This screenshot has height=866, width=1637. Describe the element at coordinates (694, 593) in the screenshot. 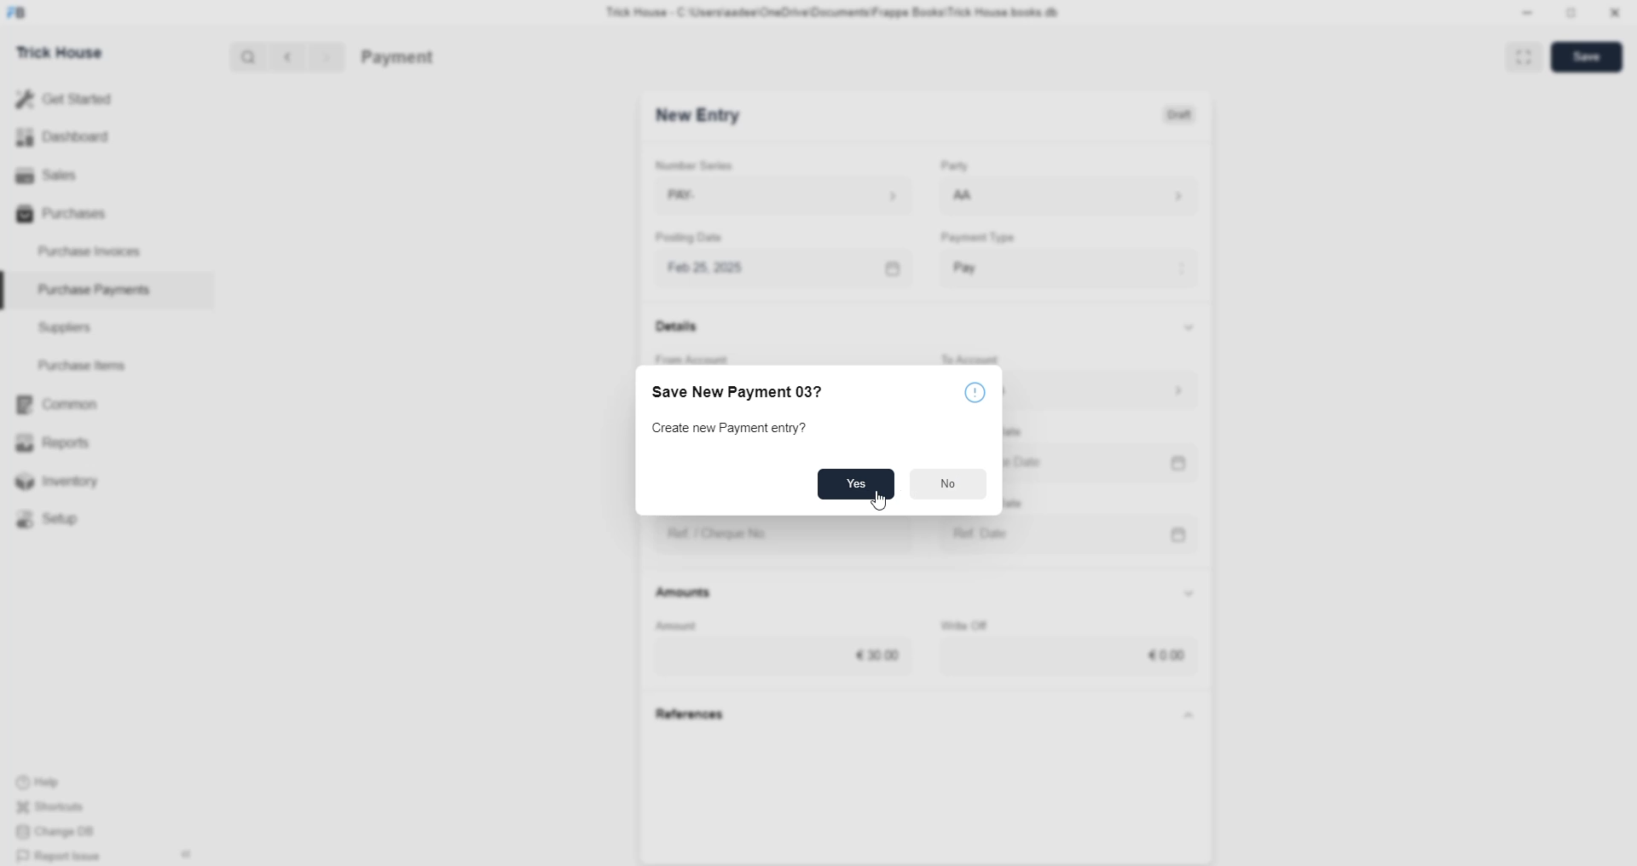

I see `Amounts` at that location.